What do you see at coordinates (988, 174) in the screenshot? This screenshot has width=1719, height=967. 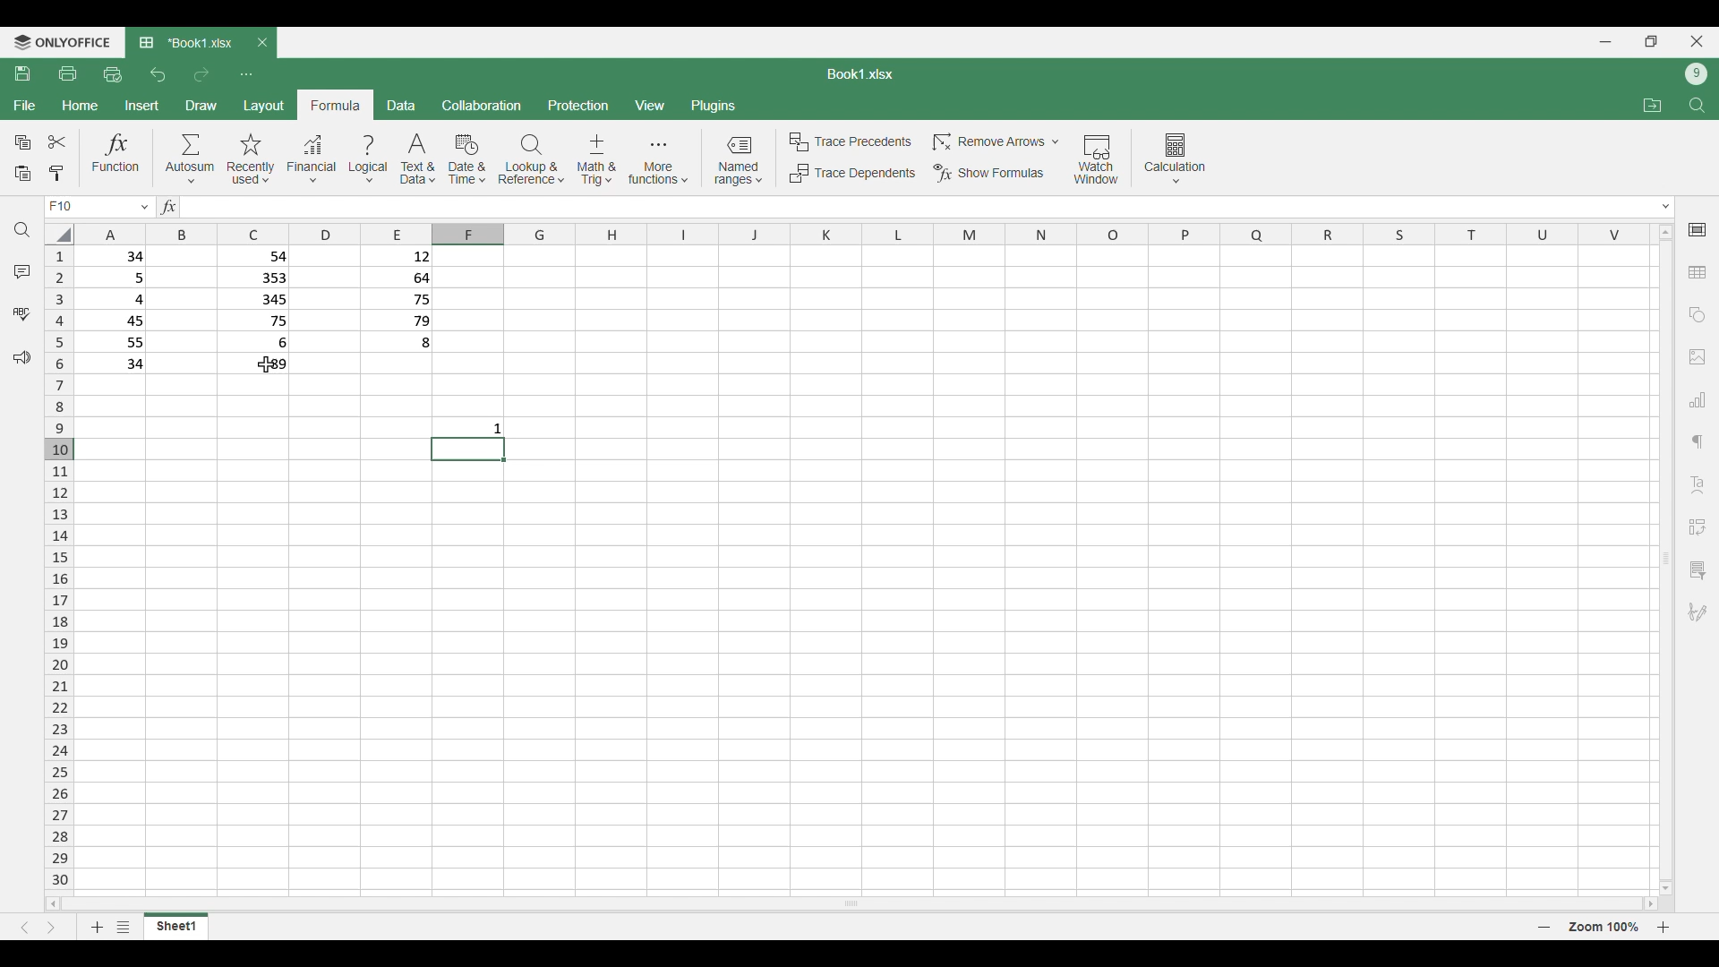 I see `Show formulas` at bounding box center [988, 174].